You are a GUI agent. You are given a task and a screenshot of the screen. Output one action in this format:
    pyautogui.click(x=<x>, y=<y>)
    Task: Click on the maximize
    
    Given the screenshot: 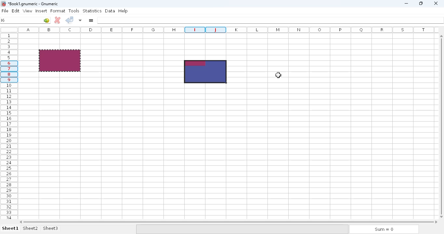 What is the action you would take?
    pyautogui.click(x=420, y=3)
    